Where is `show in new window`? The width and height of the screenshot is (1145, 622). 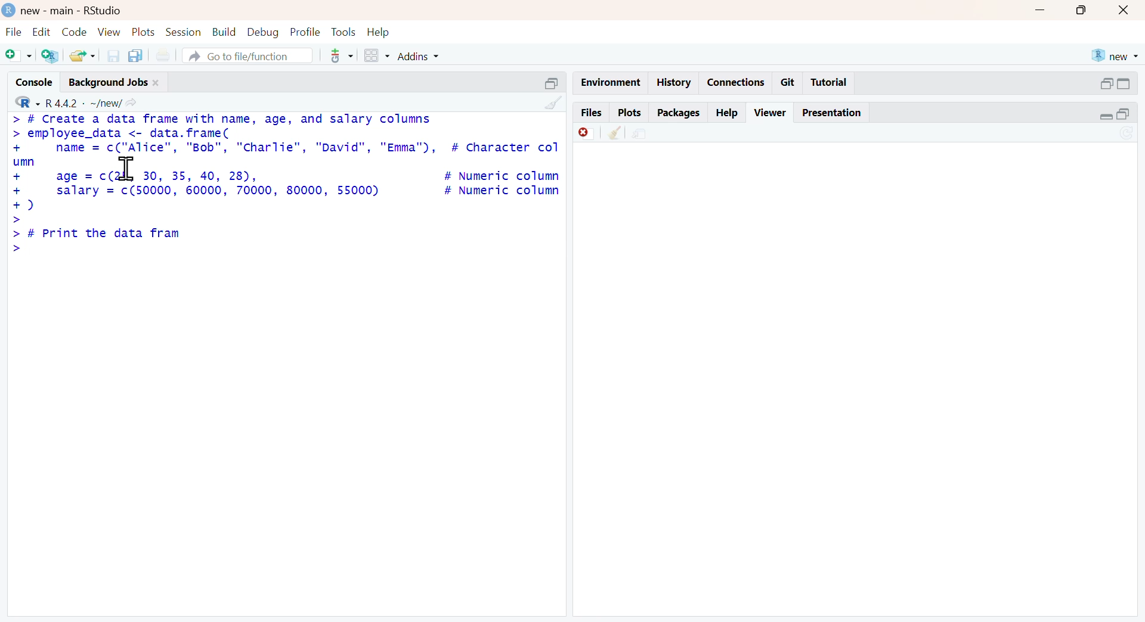 show in new window is located at coordinates (651, 134).